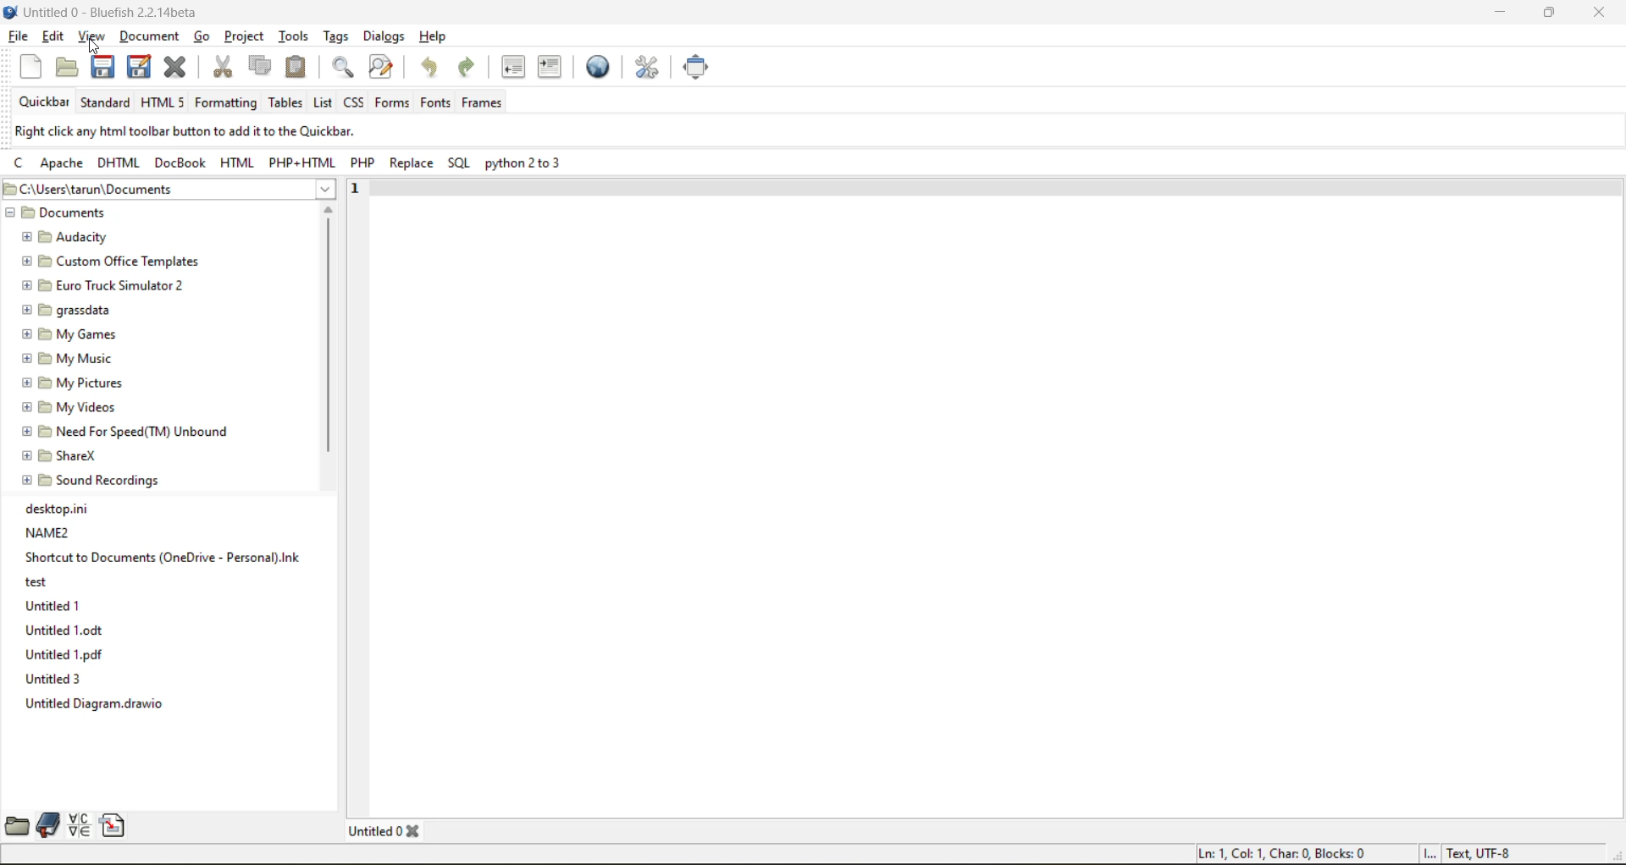 The height and width of the screenshot is (865, 1626). Describe the element at coordinates (1358, 852) in the screenshot. I see `metadata` at that location.